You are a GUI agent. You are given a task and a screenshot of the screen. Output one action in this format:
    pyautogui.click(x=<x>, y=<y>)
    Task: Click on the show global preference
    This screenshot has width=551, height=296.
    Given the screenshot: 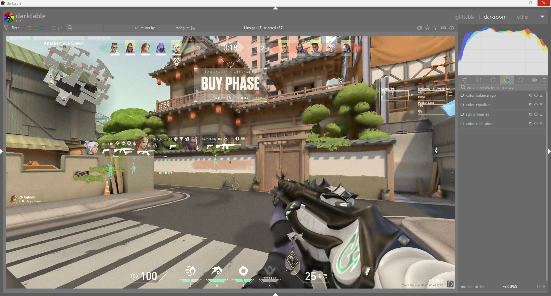 What is the action you would take?
    pyautogui.click(x=451, y=28)
    